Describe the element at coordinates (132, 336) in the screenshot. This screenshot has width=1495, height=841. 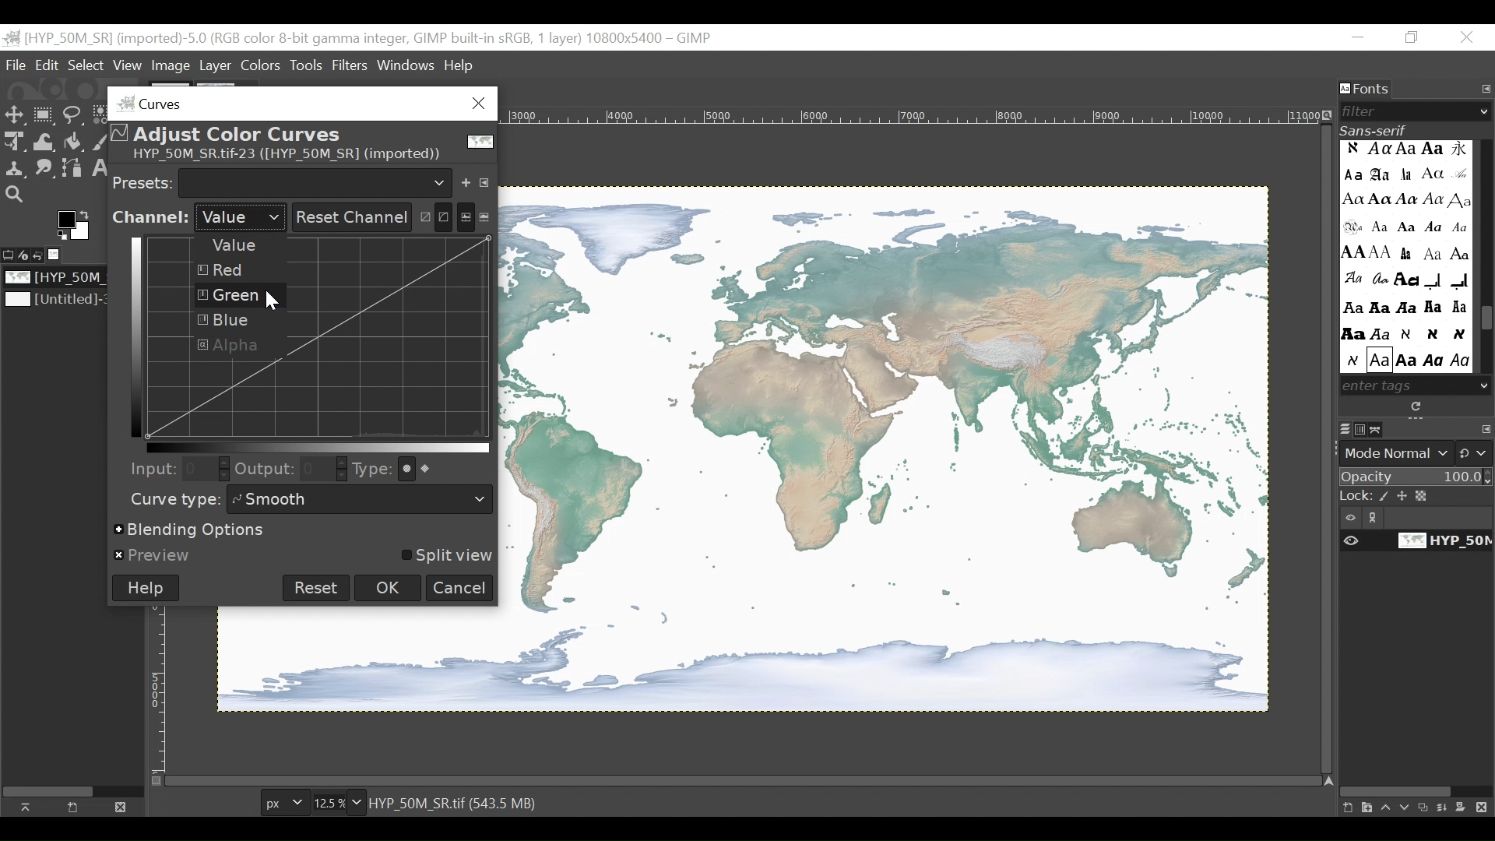
I see `Vertical Gradient bar` at that location.